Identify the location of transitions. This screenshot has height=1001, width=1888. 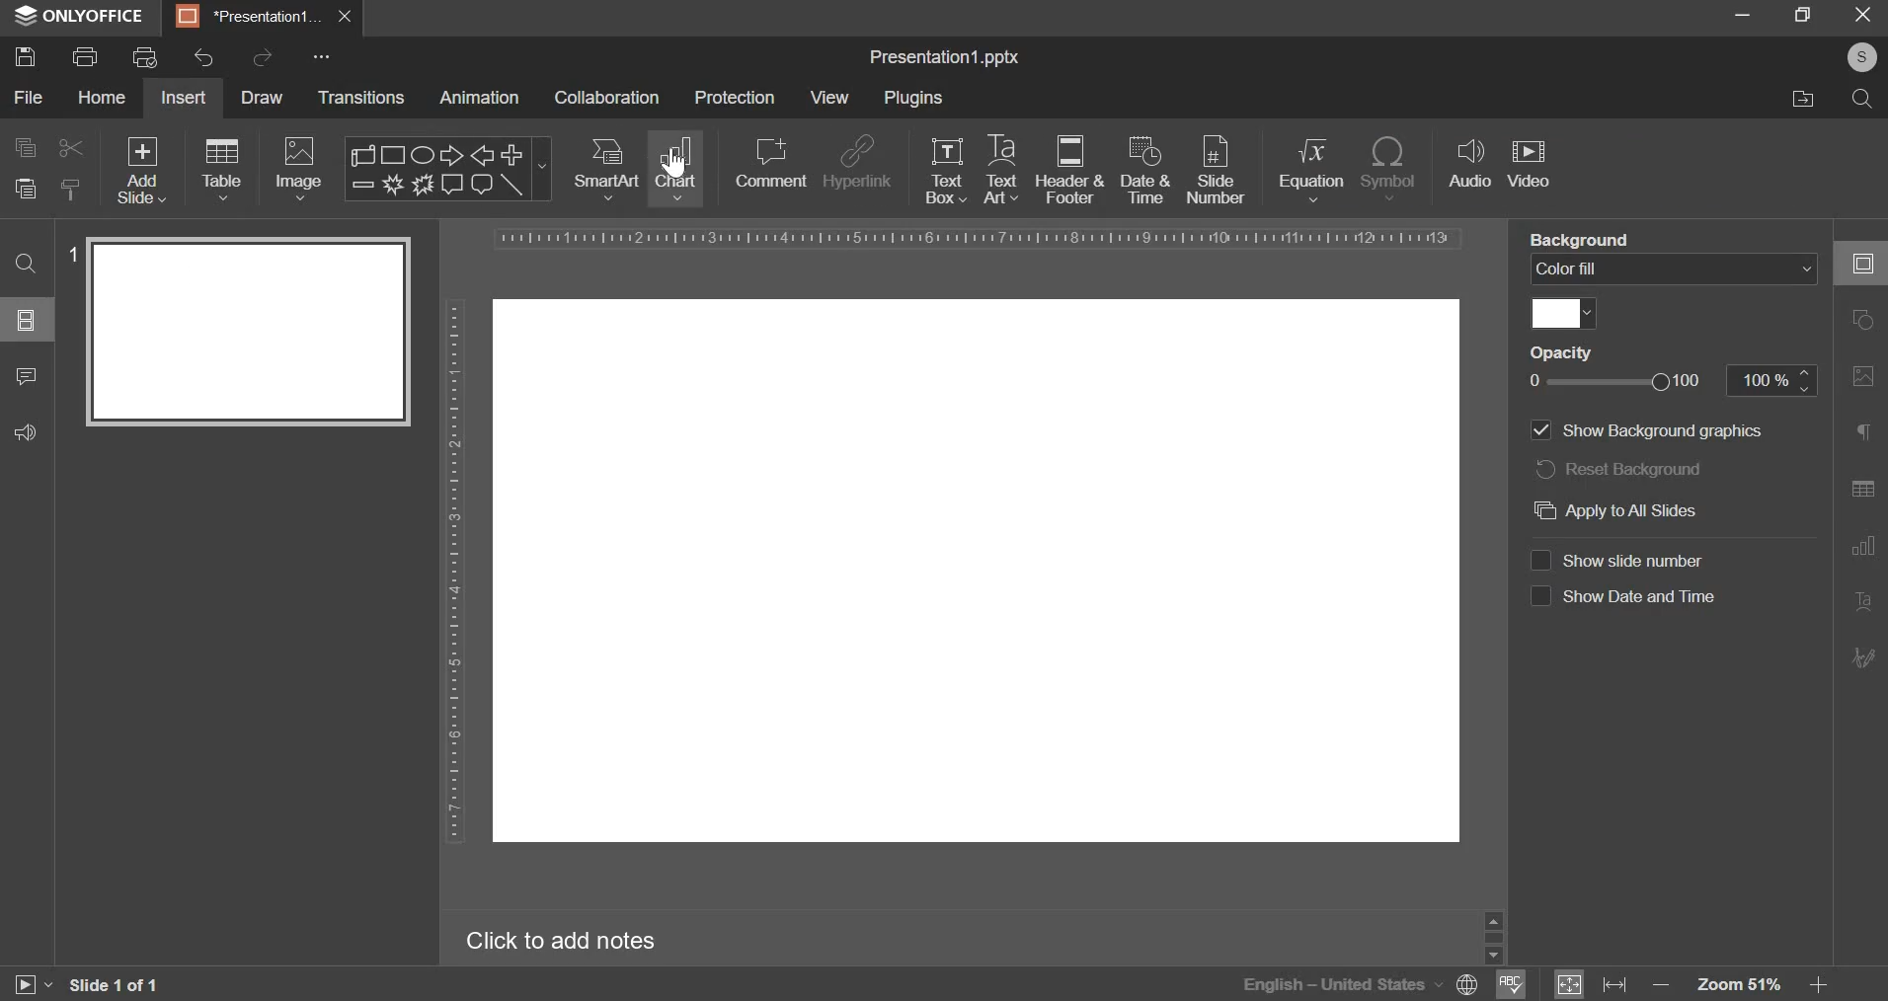
(361, 98).